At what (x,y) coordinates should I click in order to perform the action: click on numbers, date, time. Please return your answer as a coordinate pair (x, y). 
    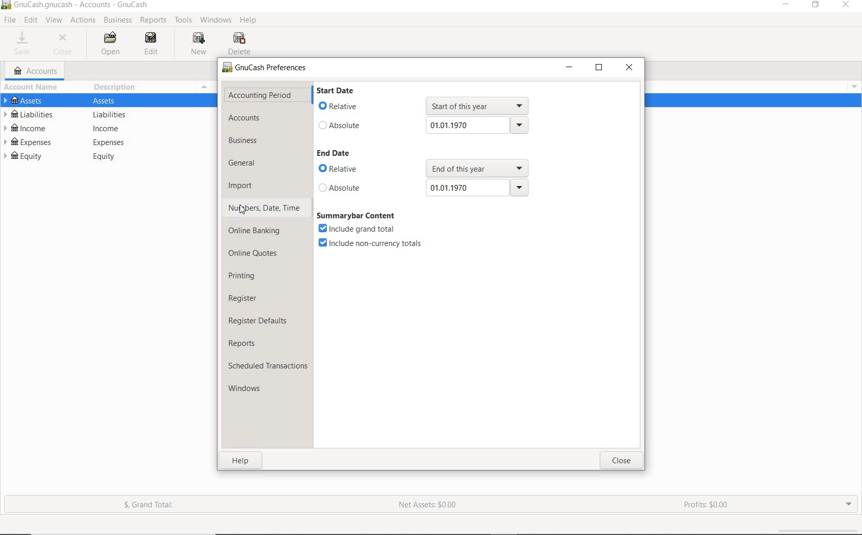
    Looking at the image, I should click on (265, 210).